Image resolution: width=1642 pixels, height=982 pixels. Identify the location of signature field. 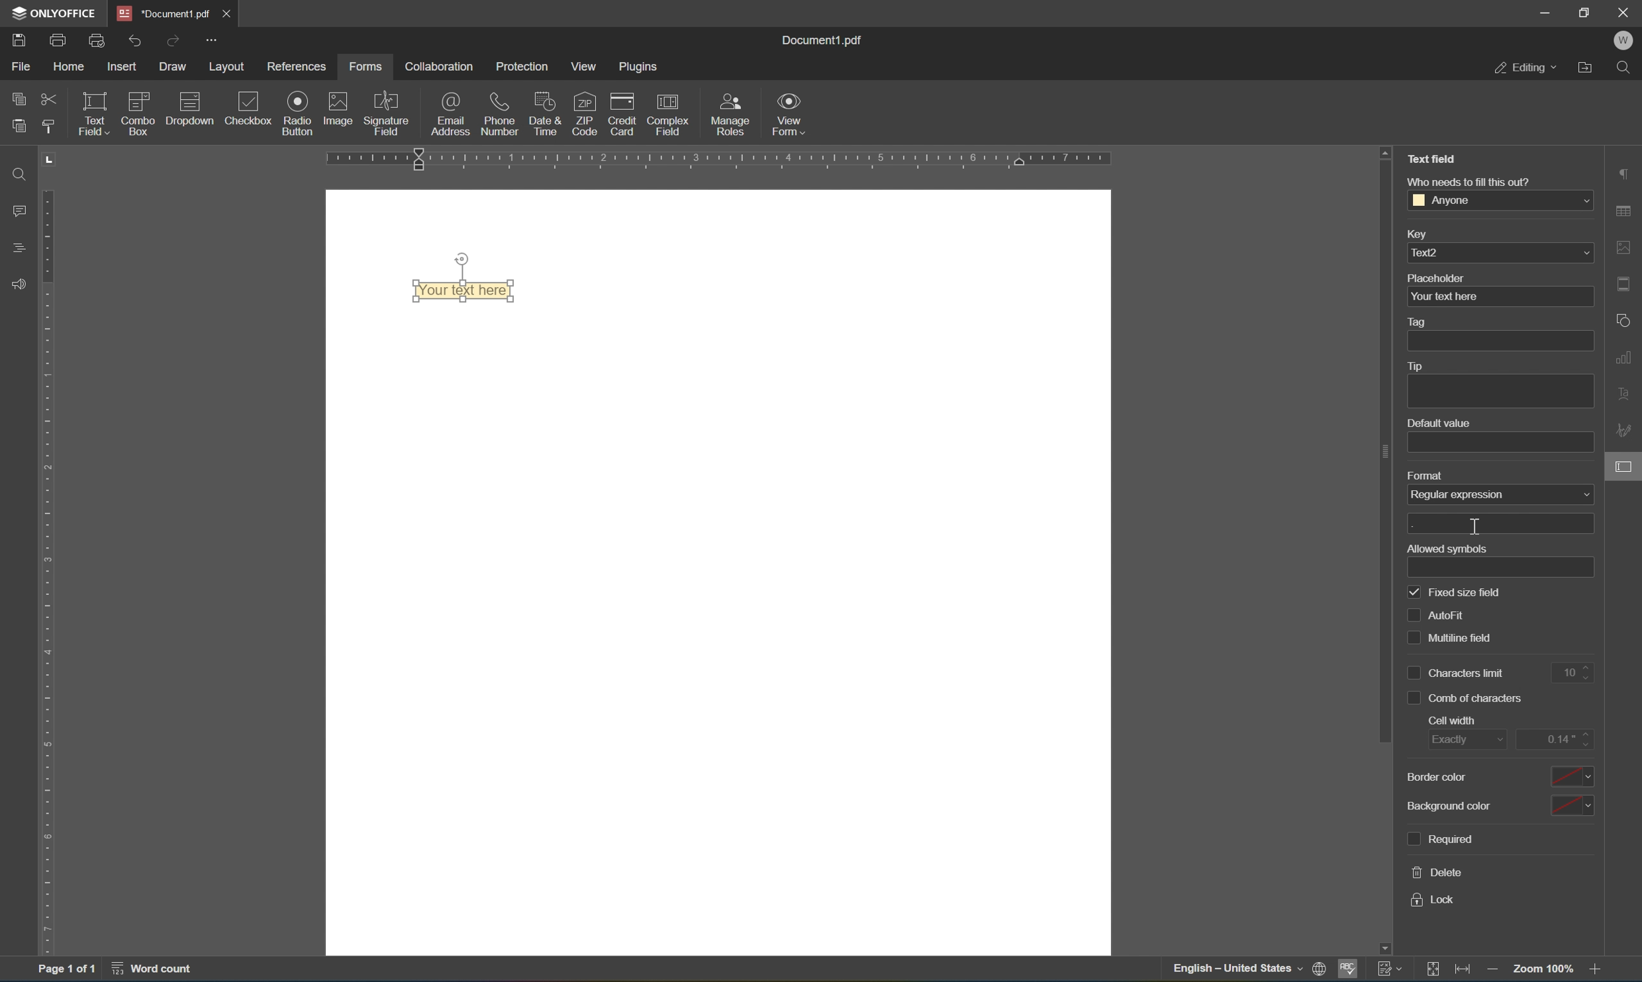
(387, 113).